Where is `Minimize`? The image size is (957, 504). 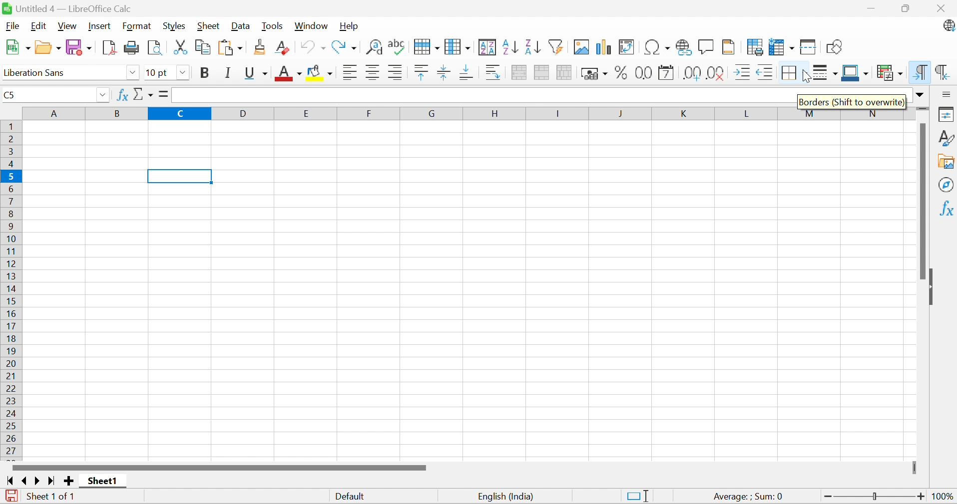
Minimize is located at coordinates (873, 10).